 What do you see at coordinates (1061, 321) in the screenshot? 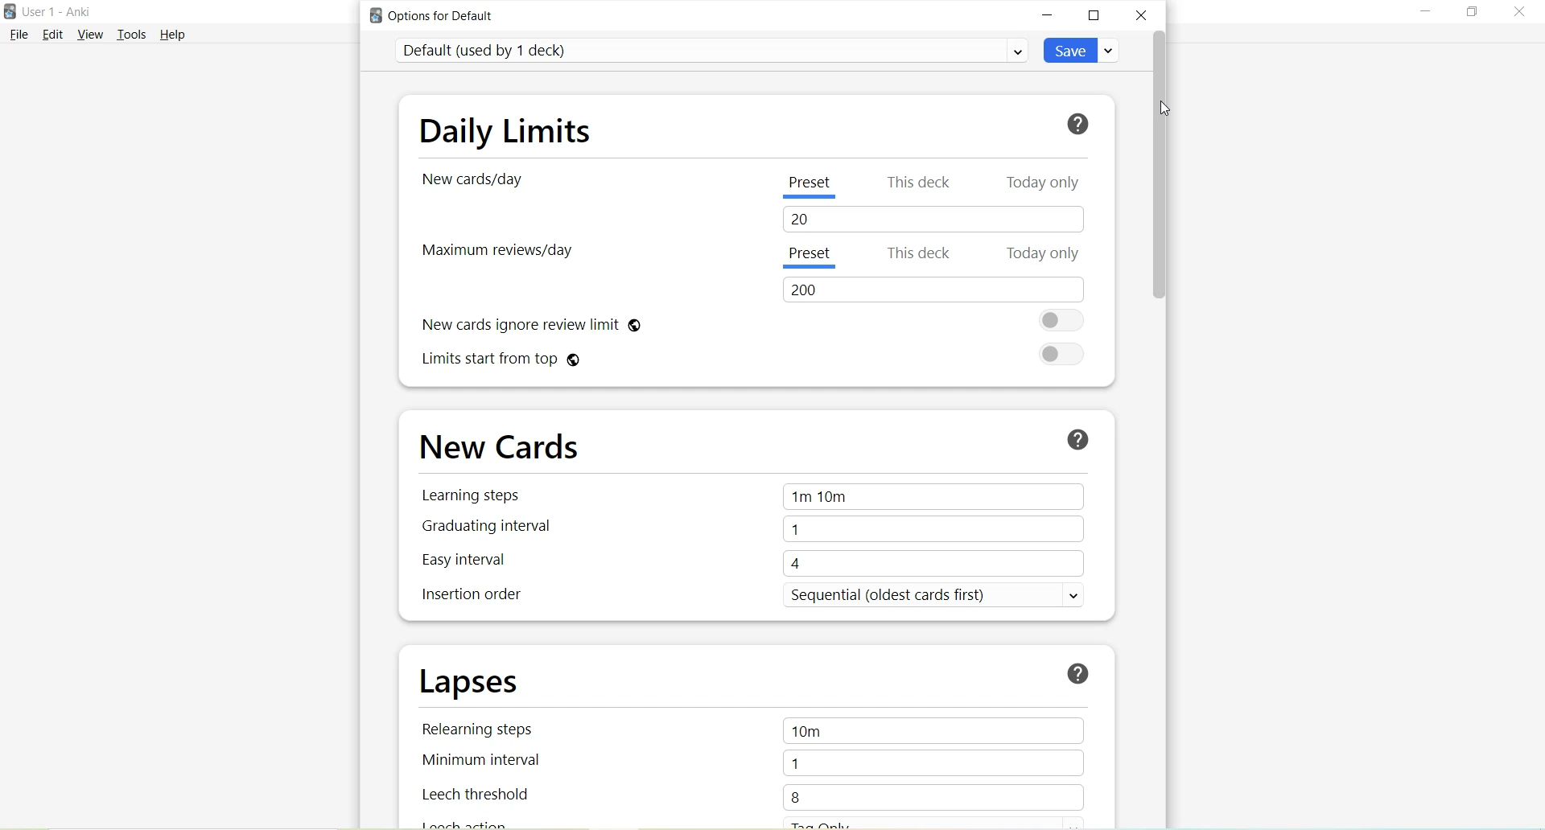
I see `Toggle` at bounding box center [1061, 321].